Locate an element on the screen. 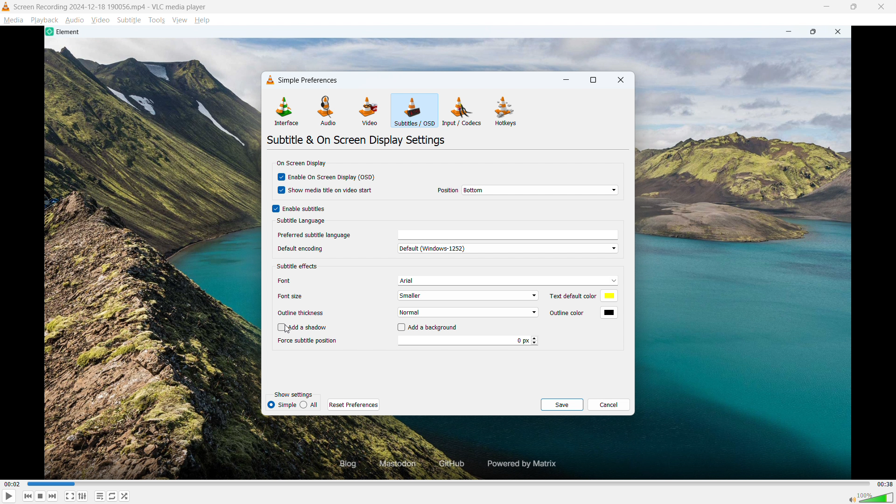 The height and width of the screenshot is (504, 896). cancel is located at coordinates (609, 405).